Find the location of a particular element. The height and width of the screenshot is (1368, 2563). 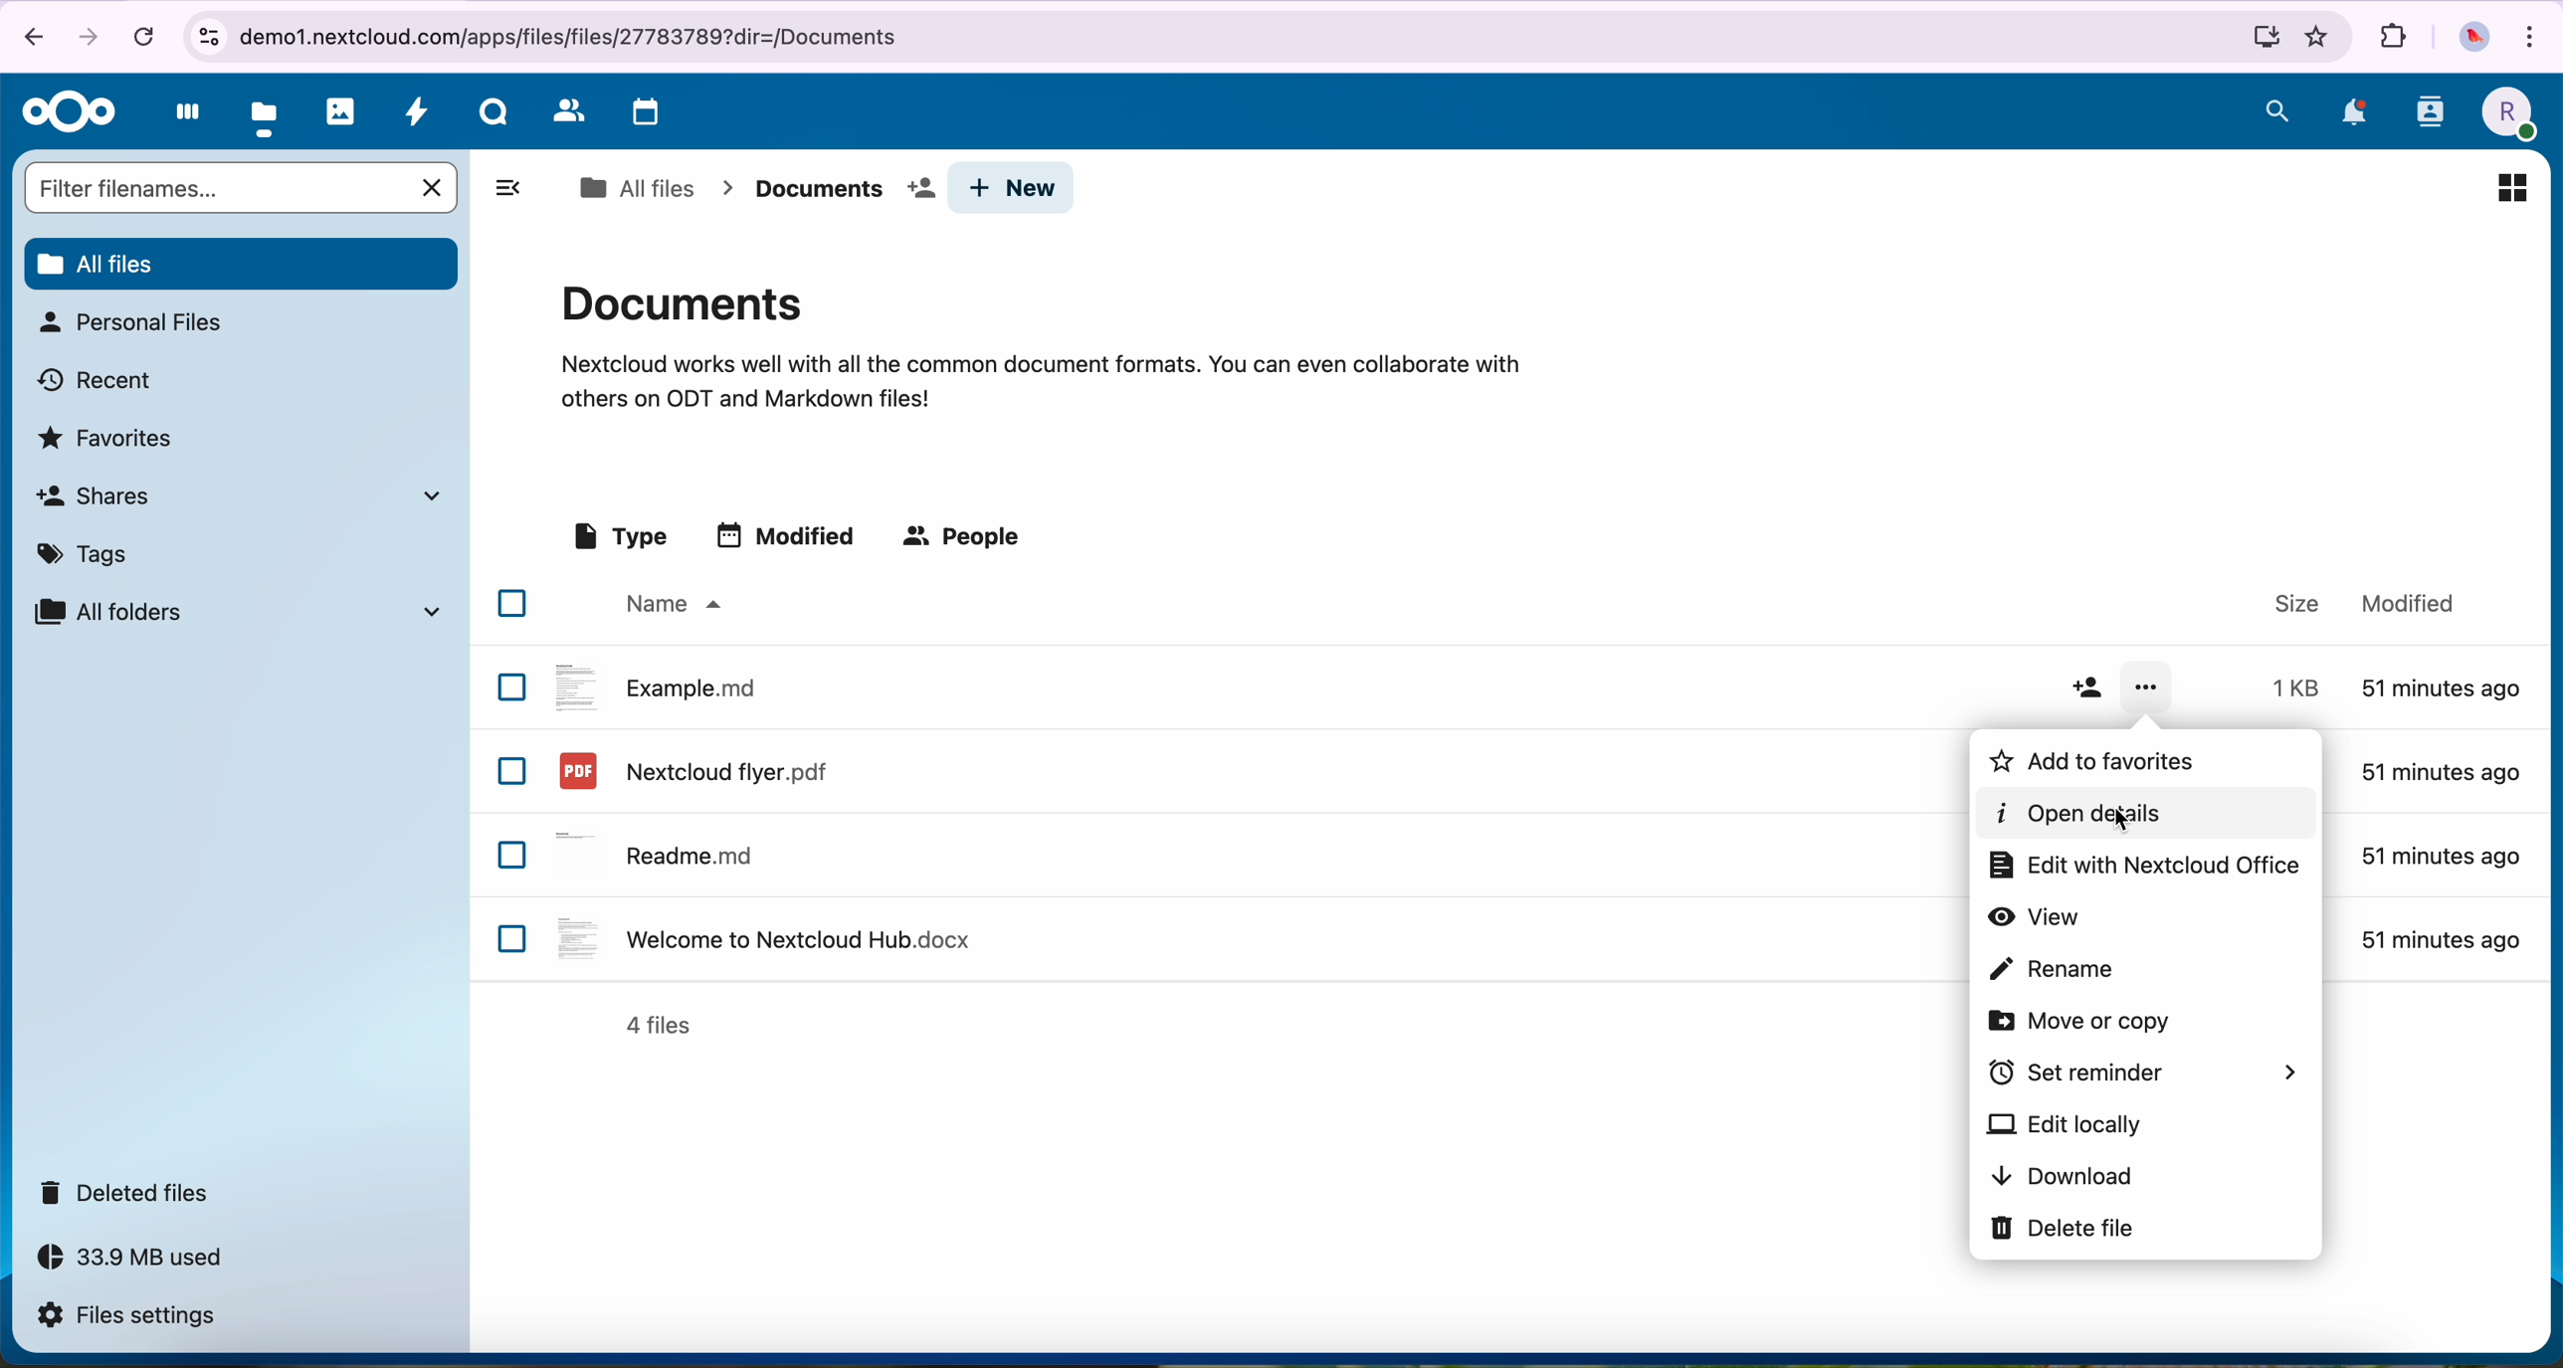

checkbox is located at coordinates (511, 771).